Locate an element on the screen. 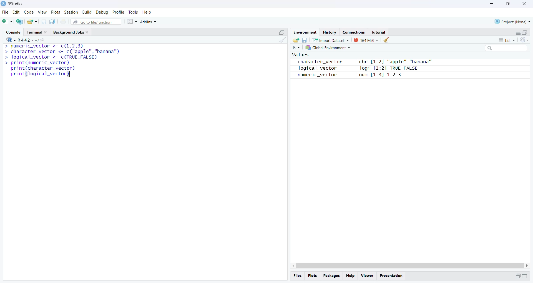 The image size is (533, 283). ‘character_vector <- c("apple","banana") is located at coordinates (62, 52).